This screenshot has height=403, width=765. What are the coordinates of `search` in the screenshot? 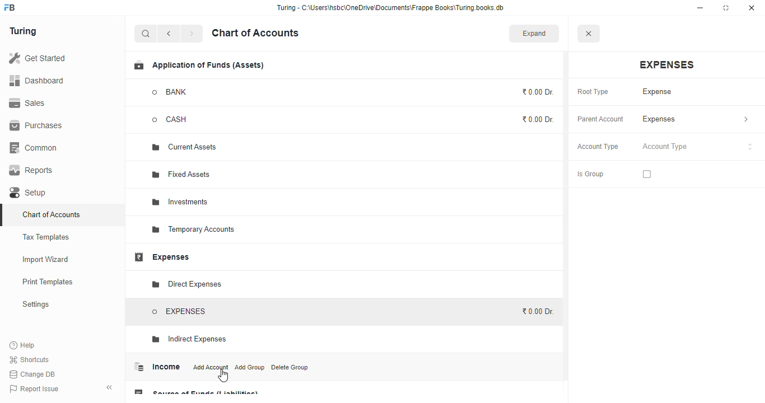 It's located at (146, 34).